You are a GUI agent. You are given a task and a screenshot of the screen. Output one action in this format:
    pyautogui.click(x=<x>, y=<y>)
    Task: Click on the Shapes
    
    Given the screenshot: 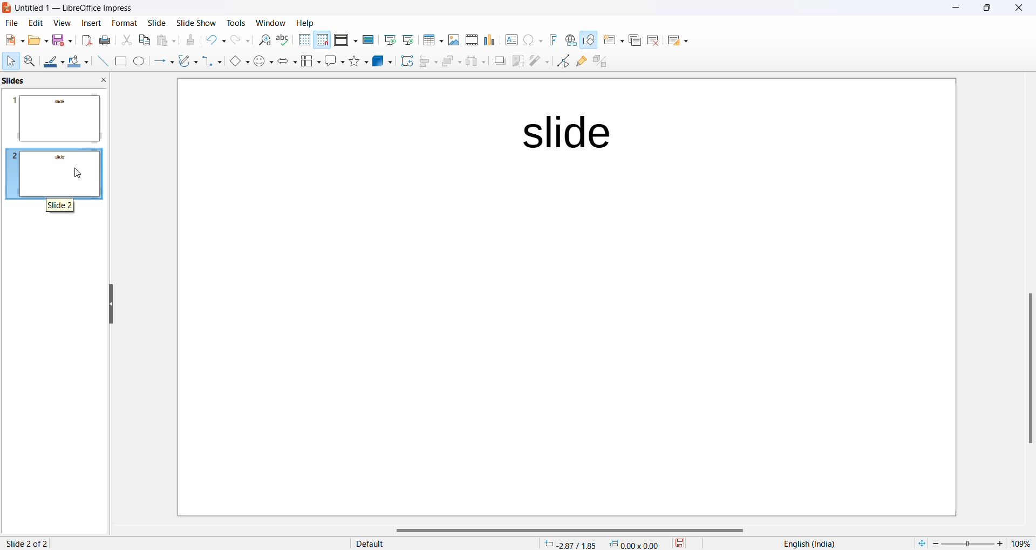 What is the action you would take?
    pyautogui.click(x=357, y=61)
    